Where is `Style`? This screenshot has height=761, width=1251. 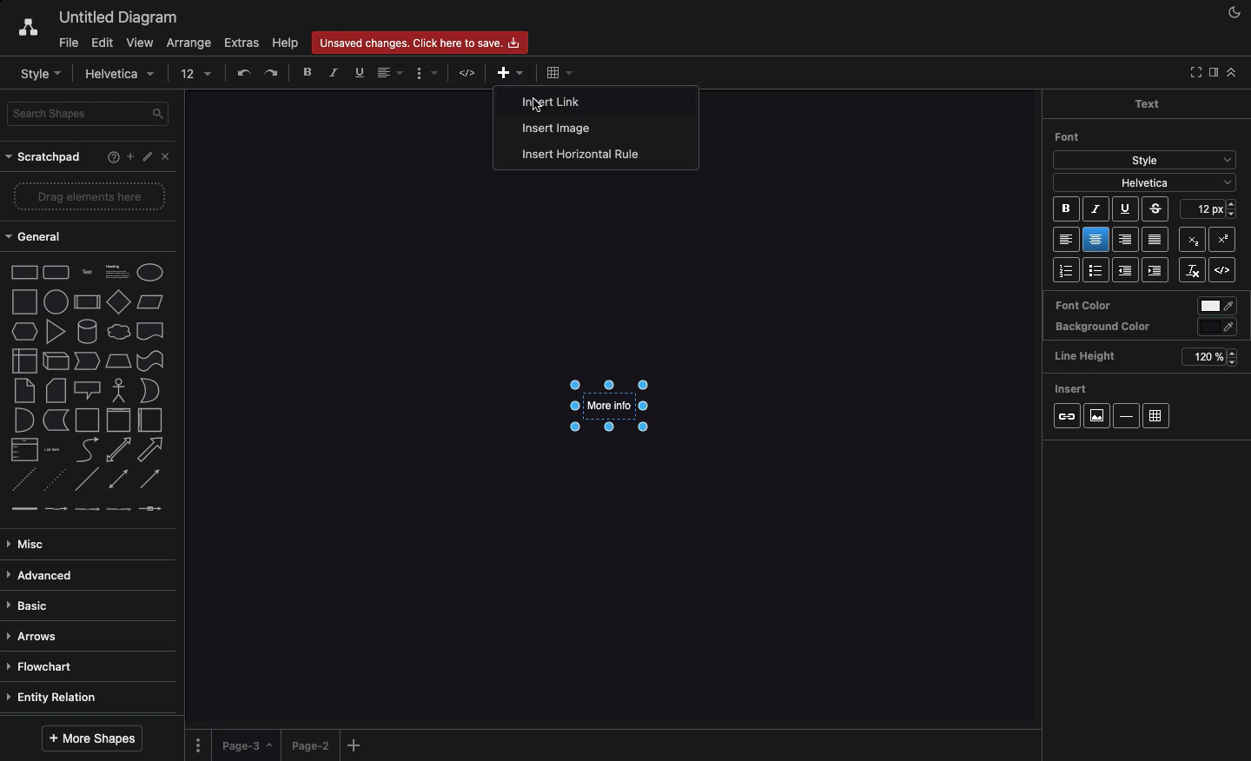
Style is located at coordinates (1145, 158).